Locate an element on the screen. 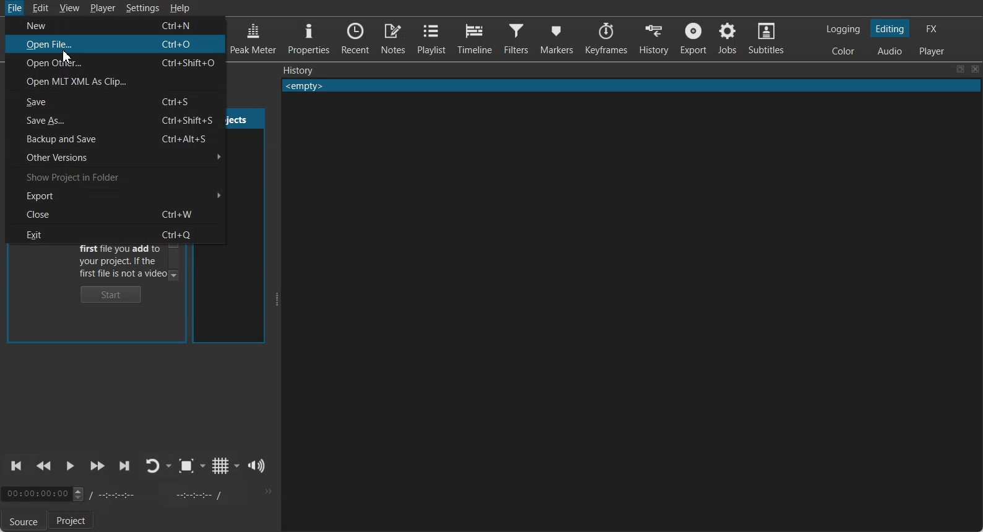 The height and width of the screenshot is (532, 983). Play Quickly Forward is located at coordinates (97, 466).